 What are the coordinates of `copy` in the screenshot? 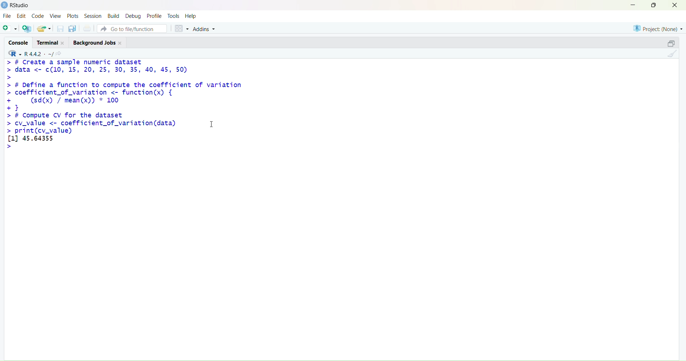 It's located at (72, 29).